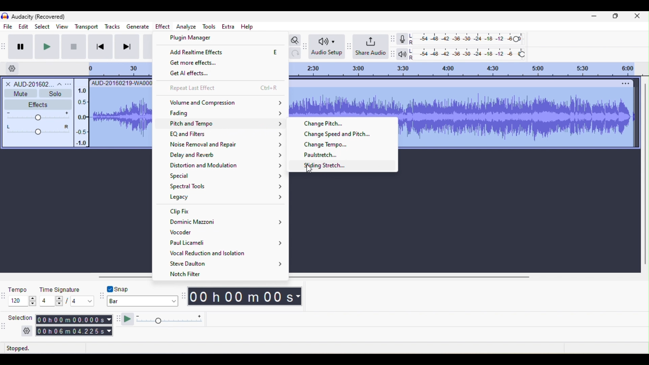 Image resolution: width=649 pixels, height=365 pixels. Describe the element at coordinates (130, 288) in the screenshot. I see `snap` at that location.